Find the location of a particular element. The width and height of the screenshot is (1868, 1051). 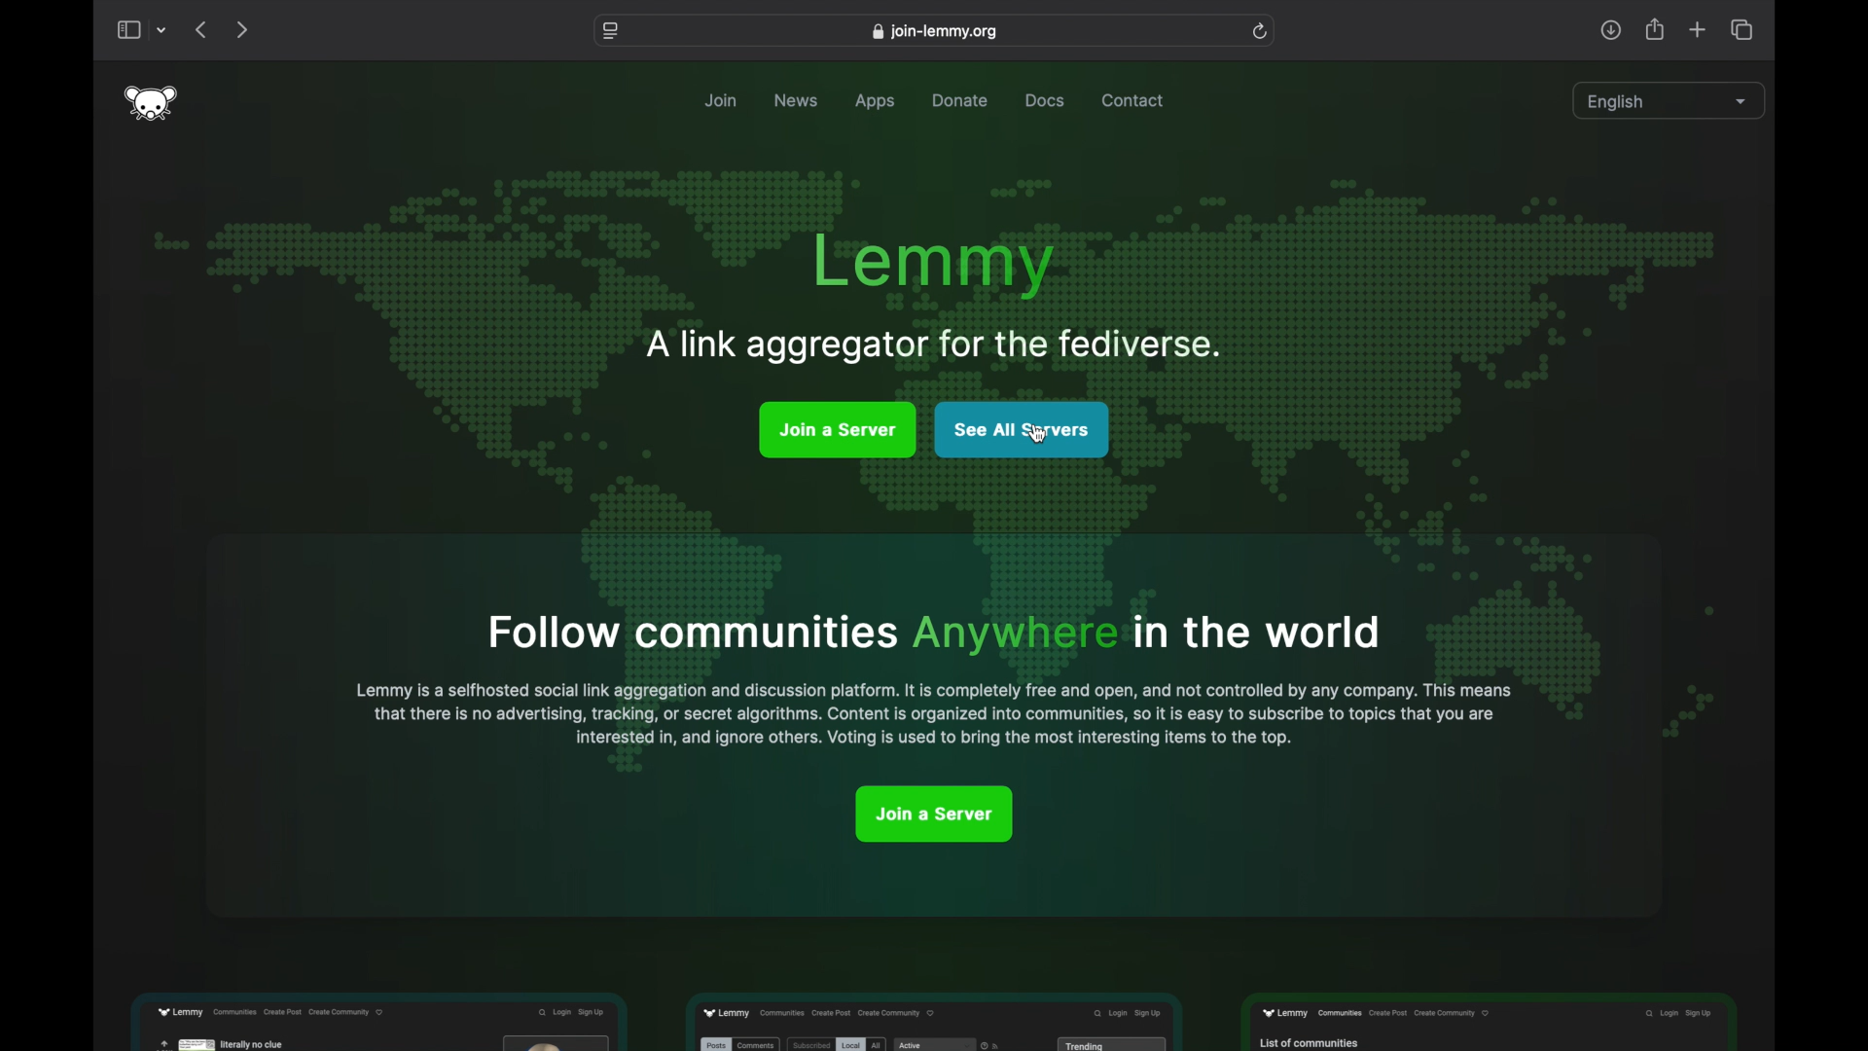

docs is located at coordinates (1045, 100).